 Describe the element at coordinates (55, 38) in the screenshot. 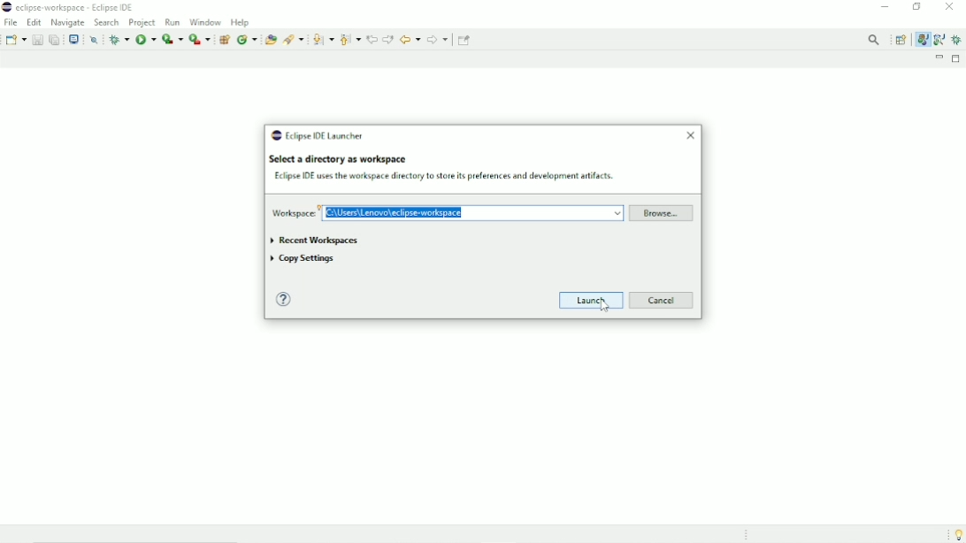

I see `Save all` at that location.